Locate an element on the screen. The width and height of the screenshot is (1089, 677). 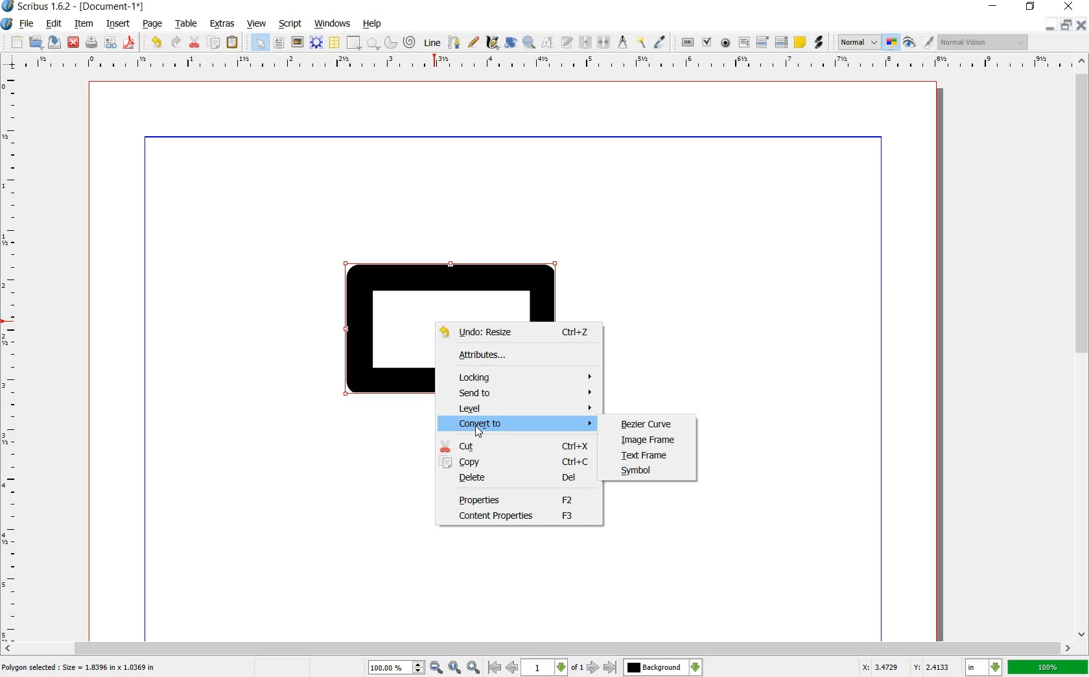
zoom factor is located at coordinates (1048, 668).